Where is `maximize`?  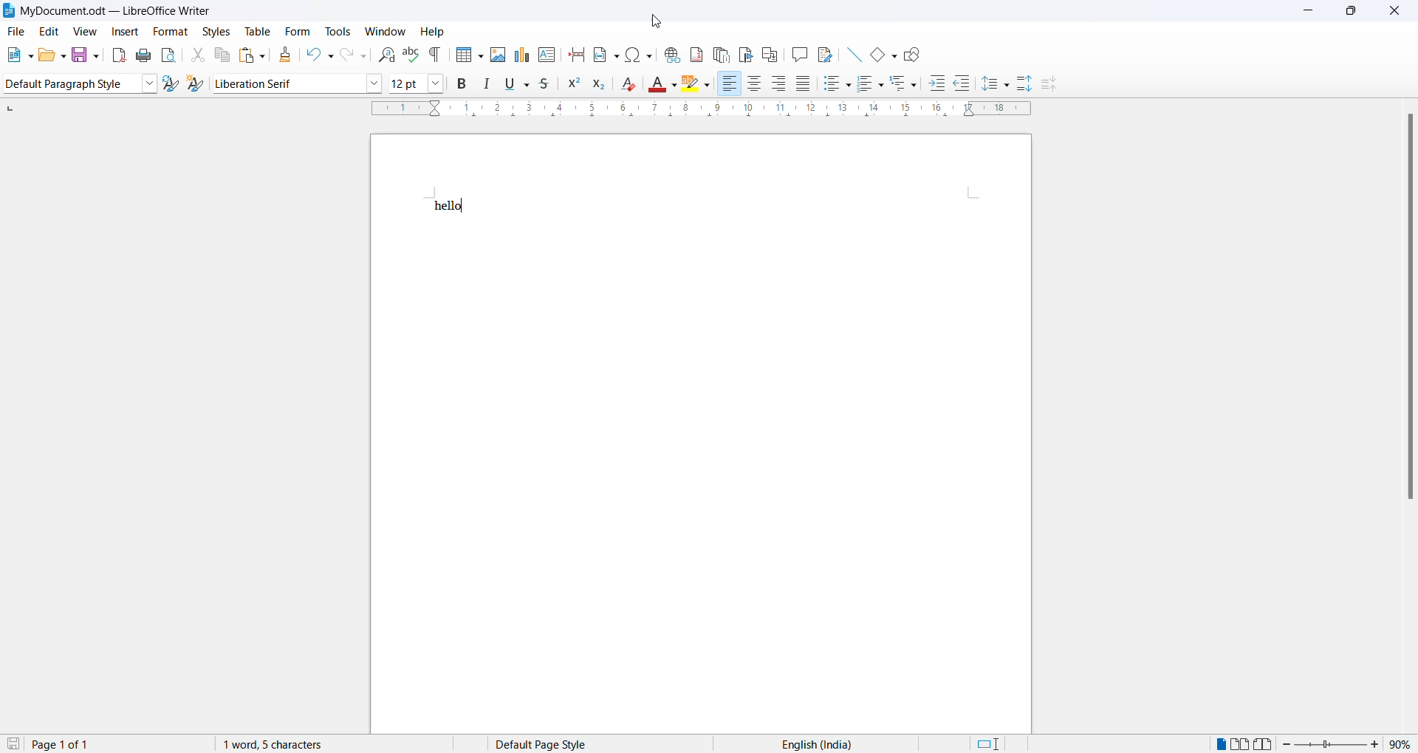
maximize is located at coordinates (1357, 13).